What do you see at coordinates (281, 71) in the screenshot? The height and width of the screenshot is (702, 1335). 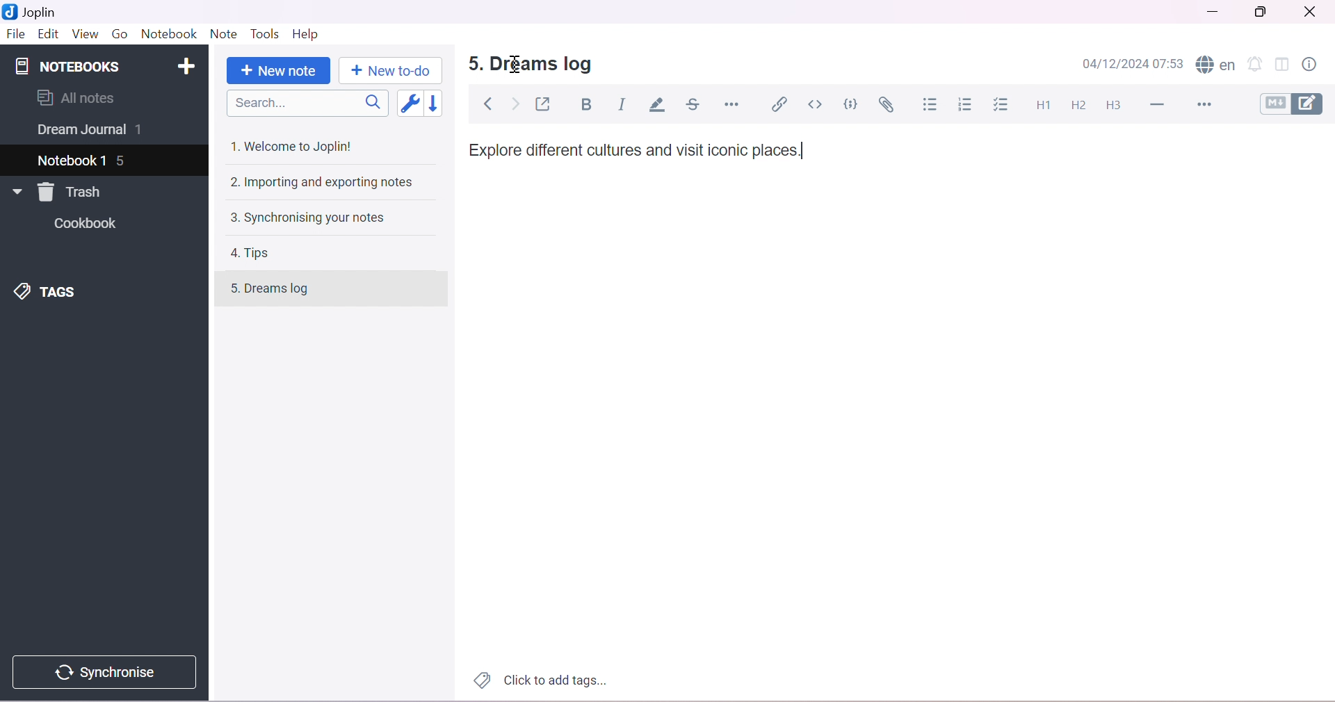 I see `New note` at bounding box center [281, 71].